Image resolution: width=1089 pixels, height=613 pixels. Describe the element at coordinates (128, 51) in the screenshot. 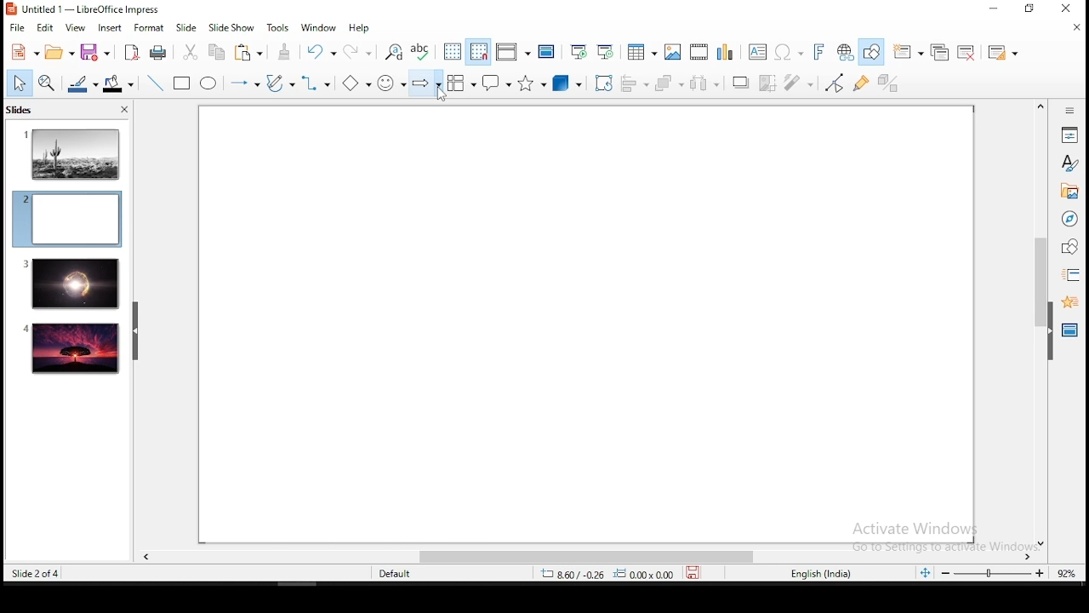

I see `export as pdf` at that location.